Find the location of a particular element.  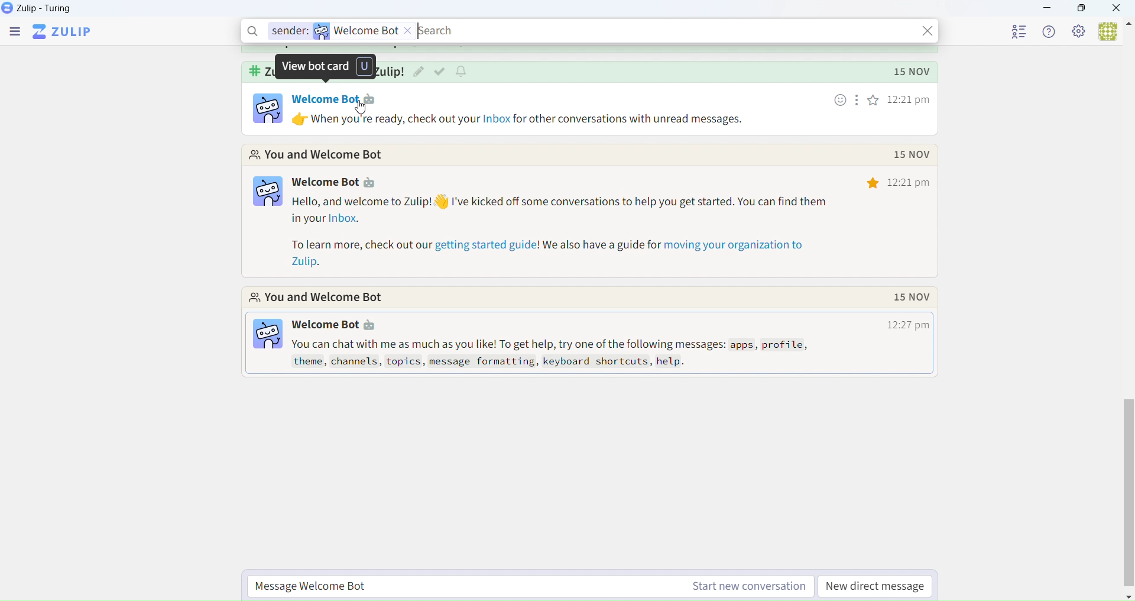

more options is located at coordinates (857, 102).